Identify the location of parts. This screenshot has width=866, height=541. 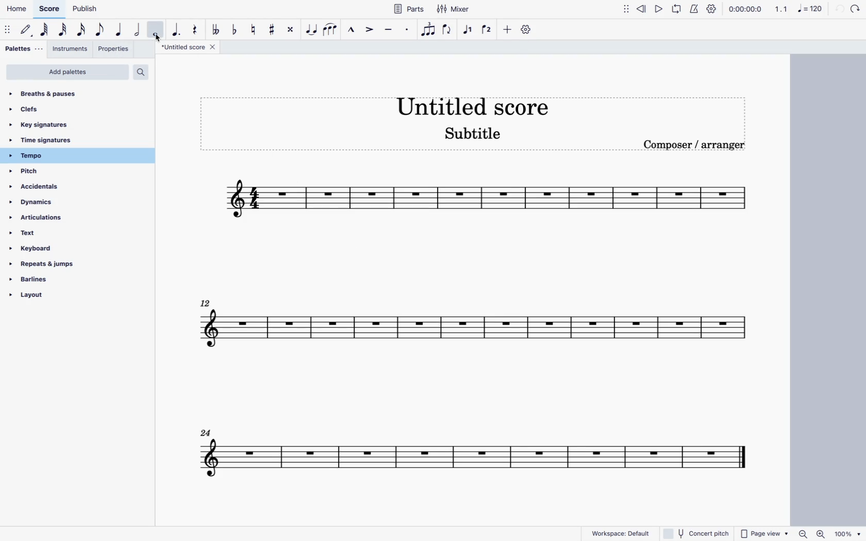
(406, 9).